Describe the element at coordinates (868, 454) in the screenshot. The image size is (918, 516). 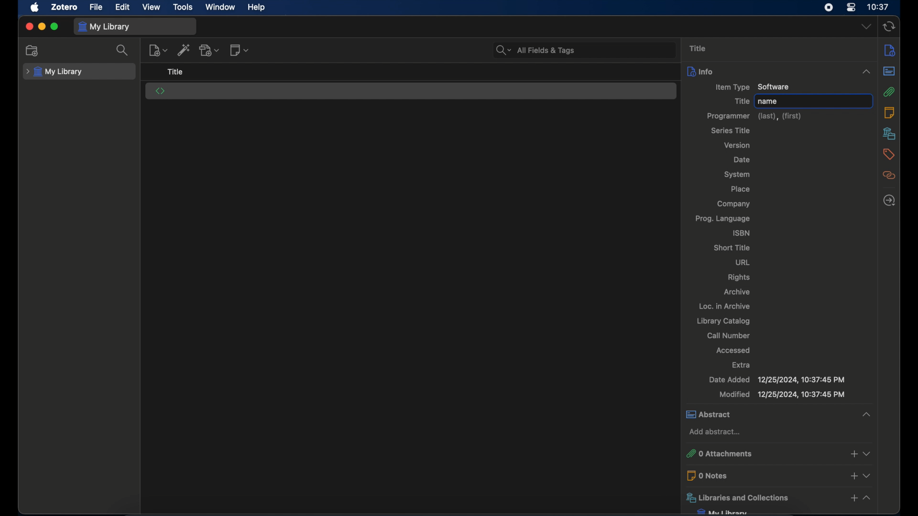
I see `dropdown` at that location.